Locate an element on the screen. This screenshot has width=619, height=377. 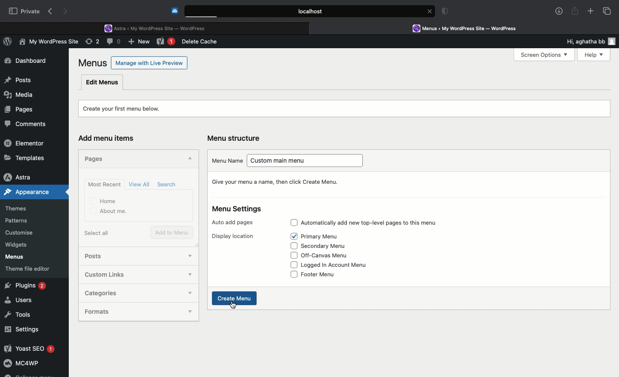
Edit menus is located at coordinates (103, 82).